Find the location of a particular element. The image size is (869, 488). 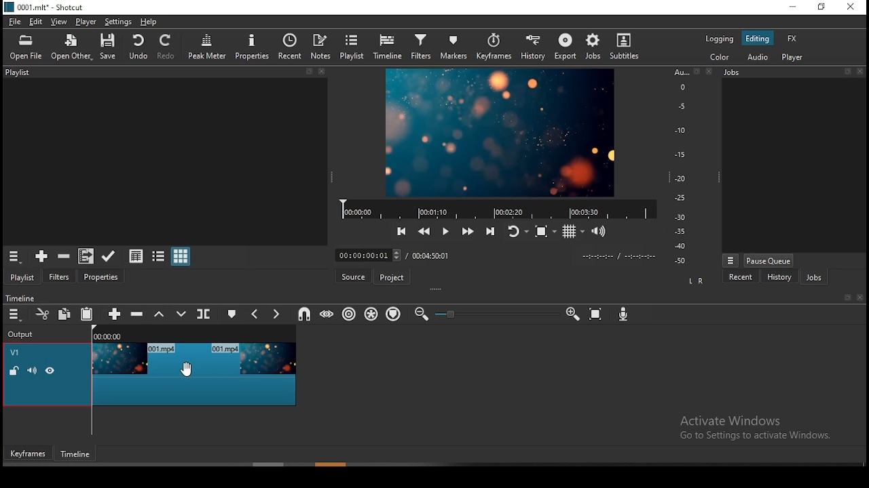

next marker is located at coordinates (276, 312).